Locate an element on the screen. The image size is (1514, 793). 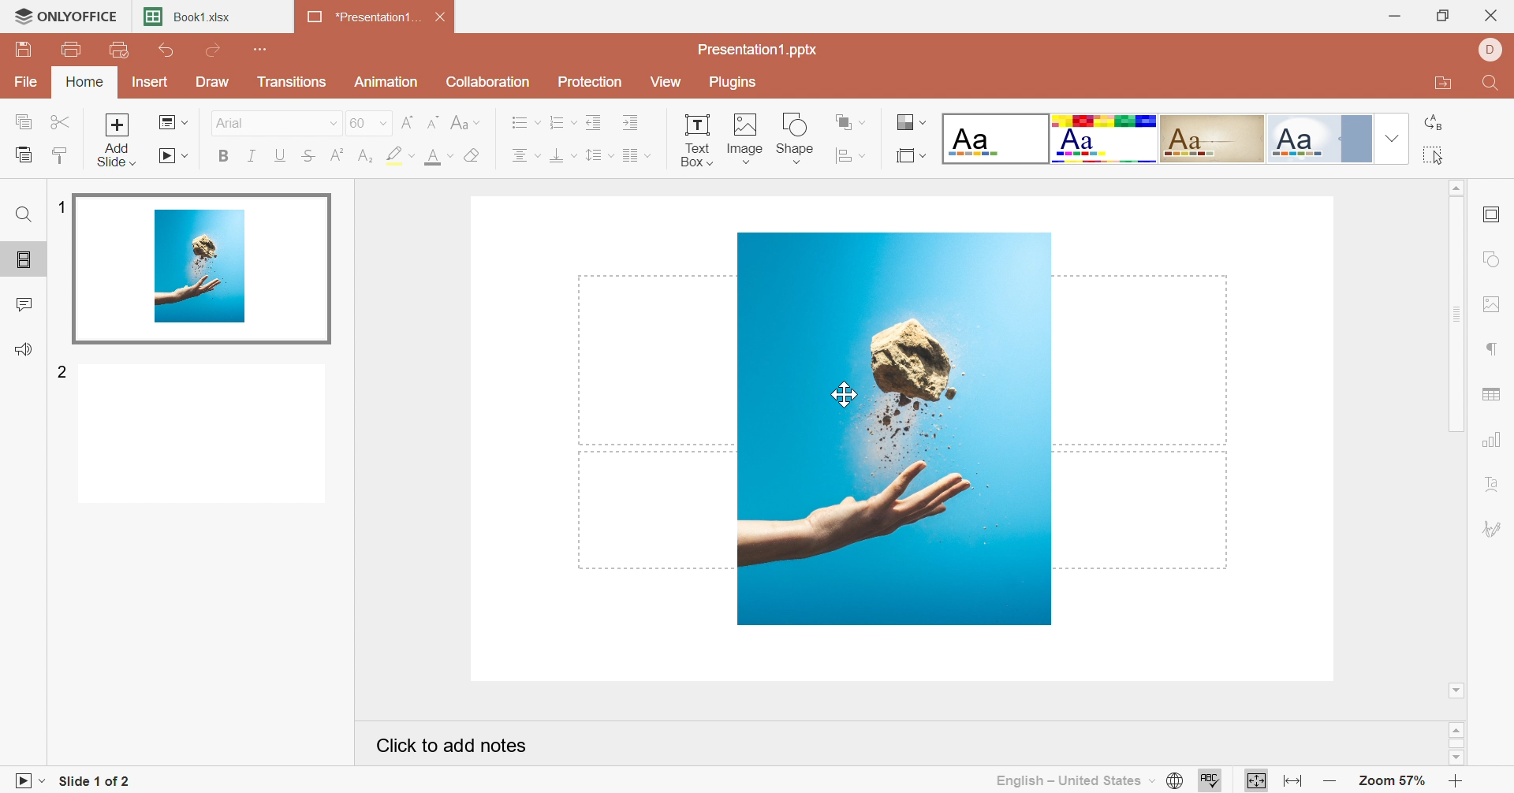
Fit to slide is located at coordinates (1256, 780).